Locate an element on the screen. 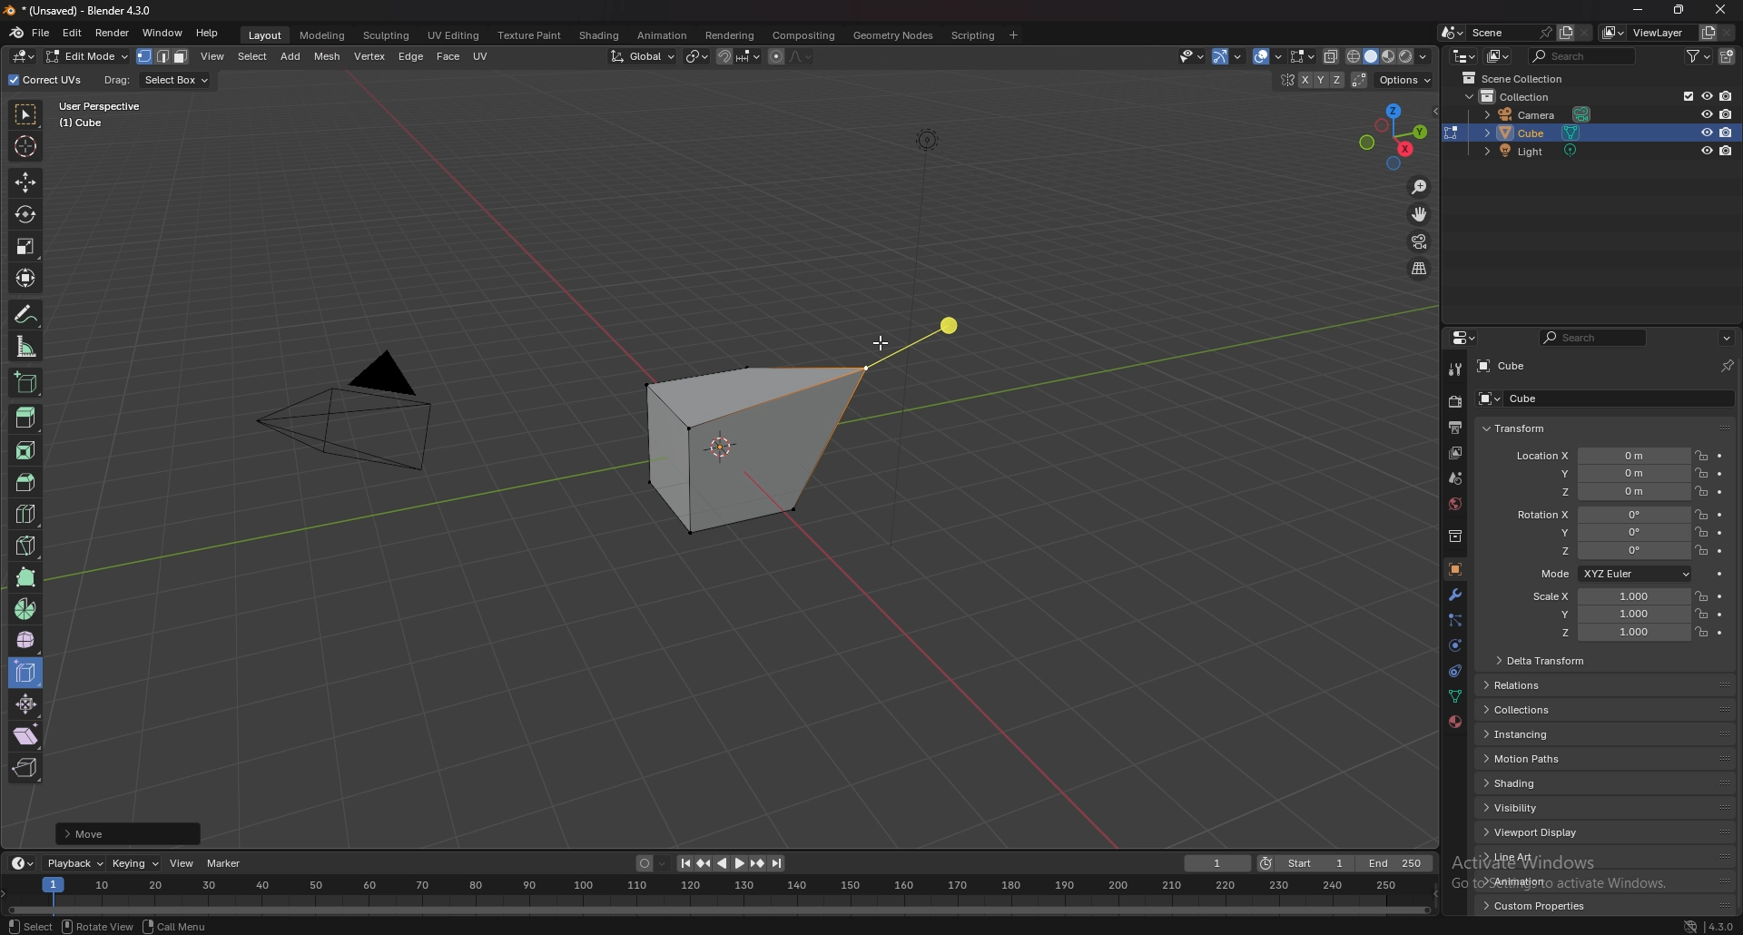  show overlays is located at coordinates (1300, 56).